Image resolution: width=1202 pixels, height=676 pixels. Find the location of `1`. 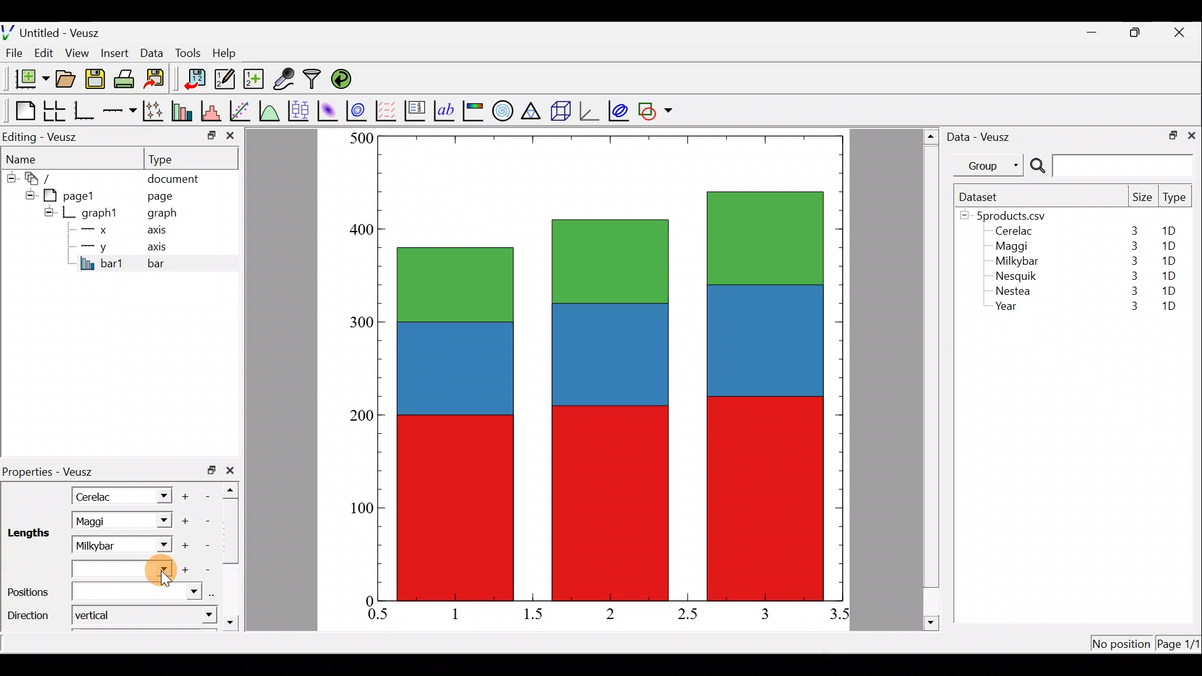

1 is located at coordinates (465, 613).